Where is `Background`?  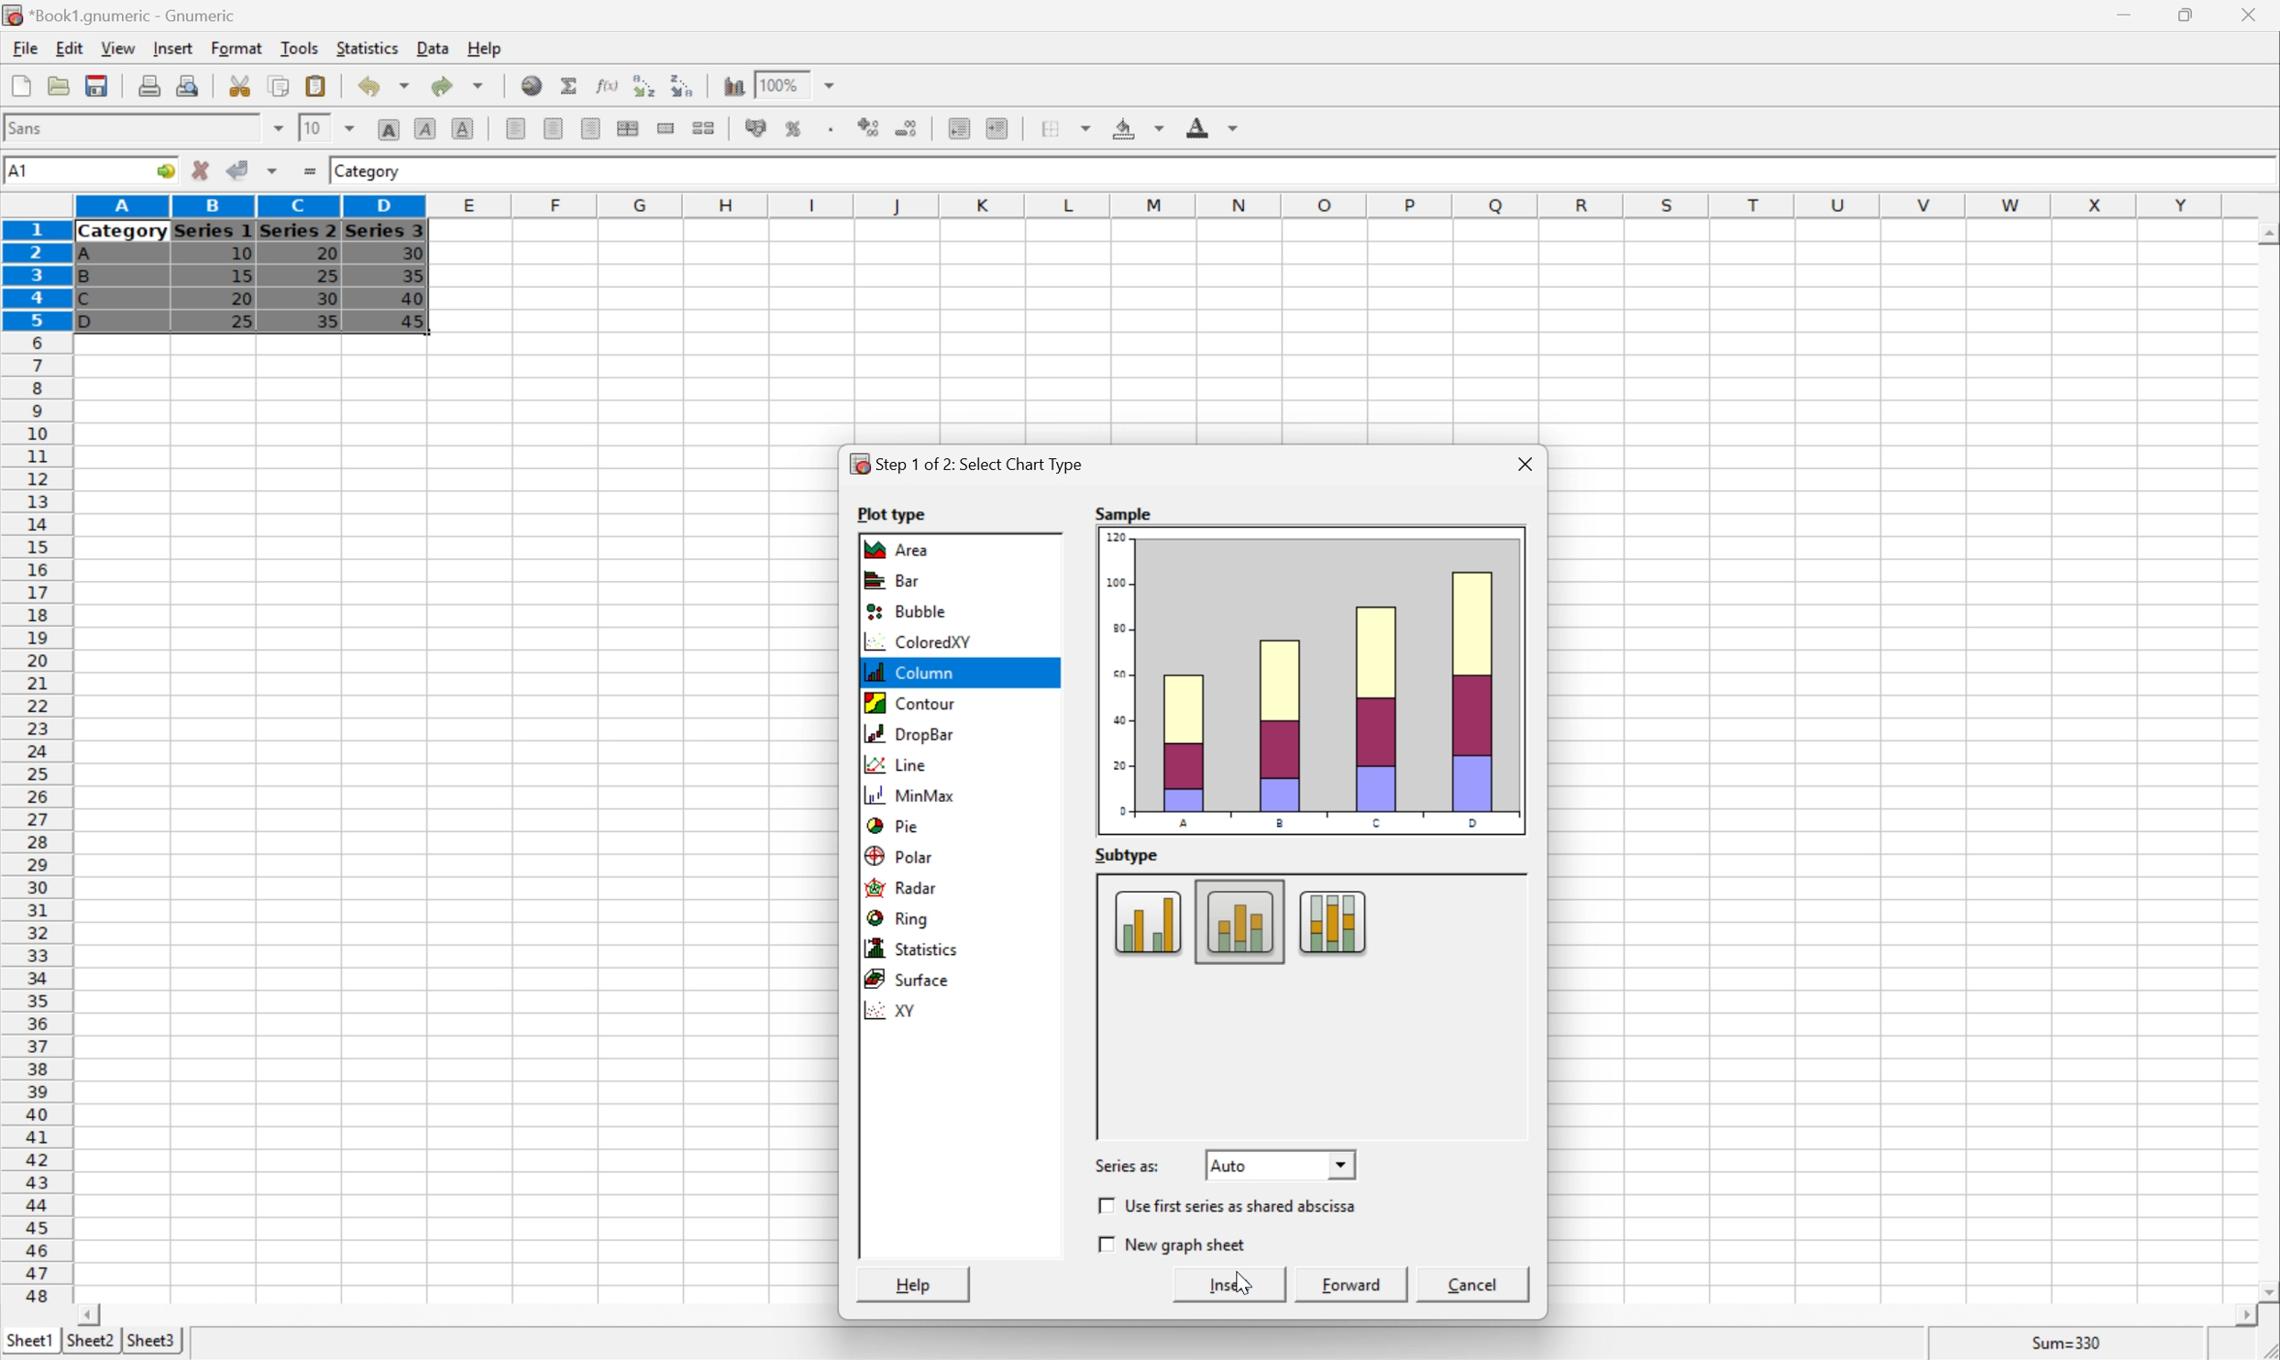 Background is located at coordinates (1136, 126).